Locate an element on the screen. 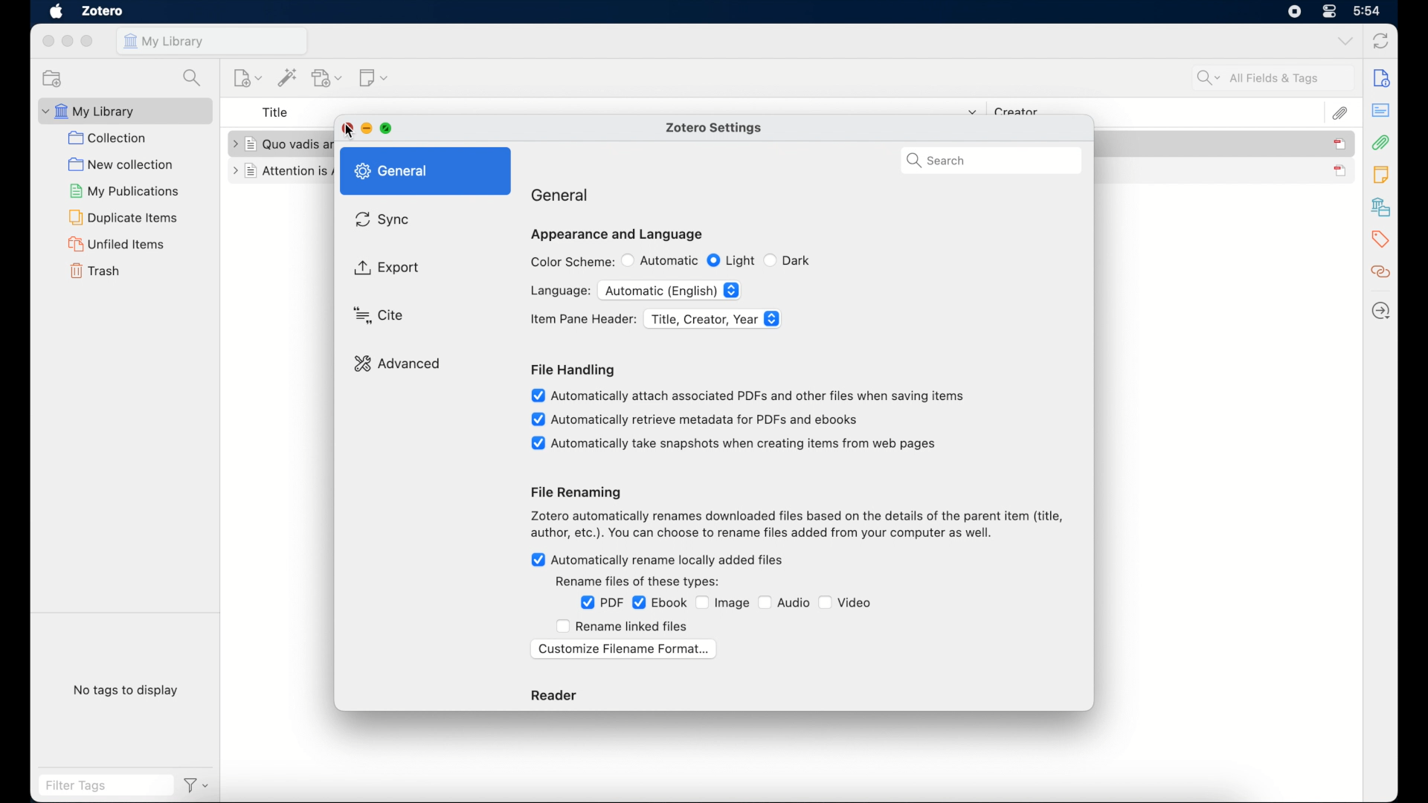 This screenshot has width=1428, height=803. new collection is located at coordinates (51, 79).